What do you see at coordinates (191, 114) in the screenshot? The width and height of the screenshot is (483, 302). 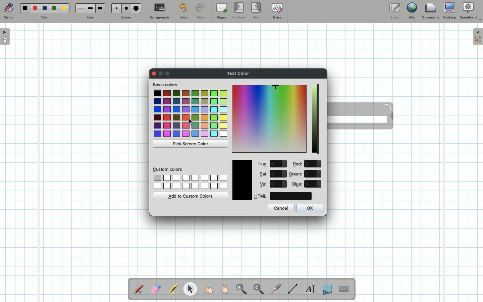 I see `Colors` at bounding box center [191, 114].